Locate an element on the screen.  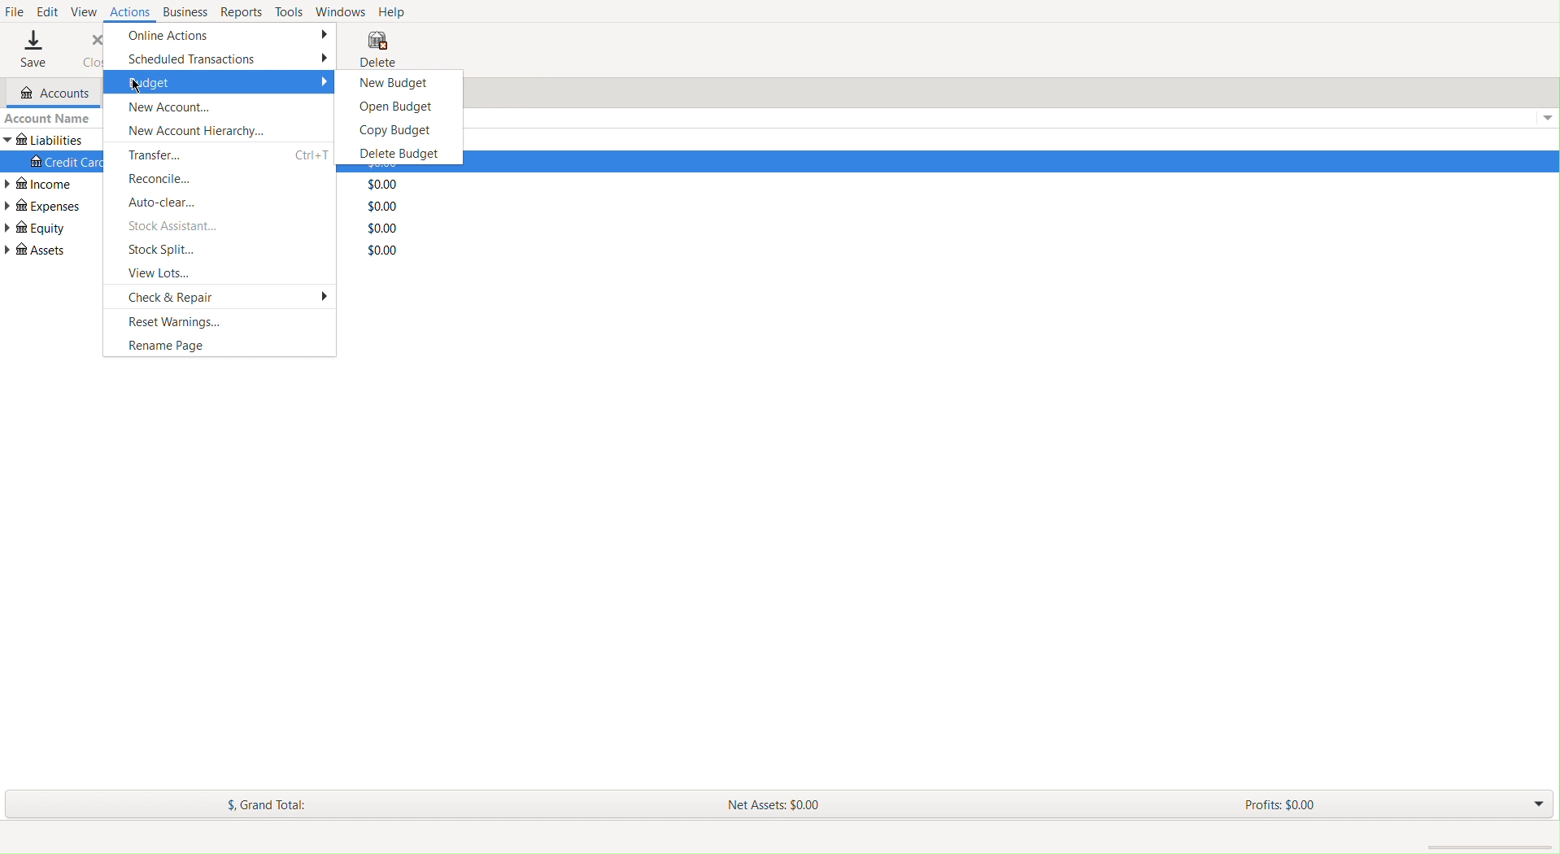
Reset Warnings is located at coordinates (172, 321).